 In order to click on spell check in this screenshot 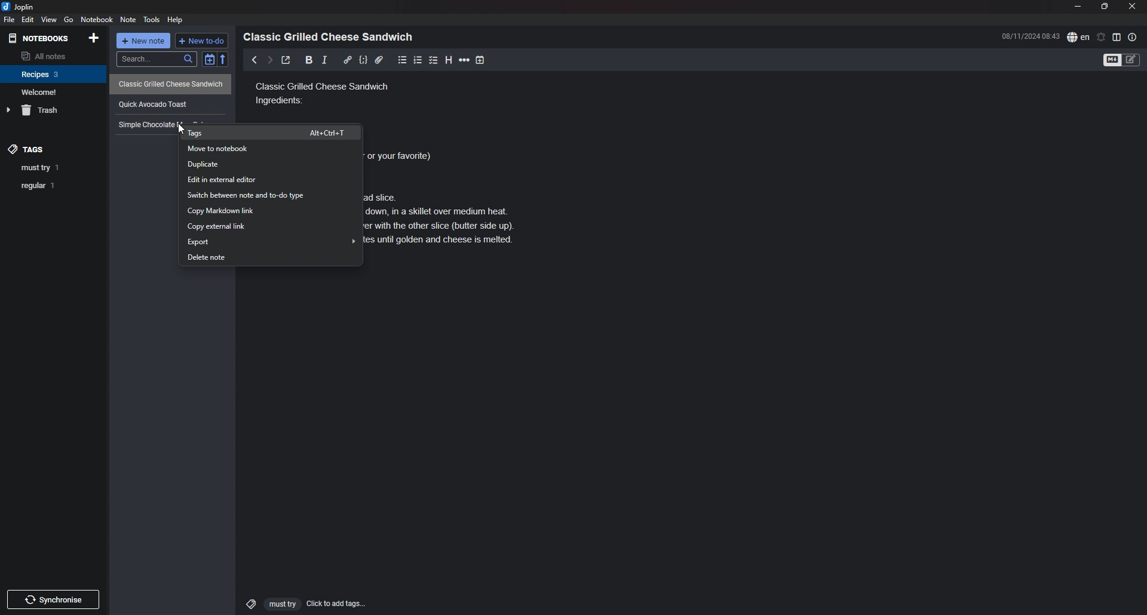, I will do `click(1078, 36)`.